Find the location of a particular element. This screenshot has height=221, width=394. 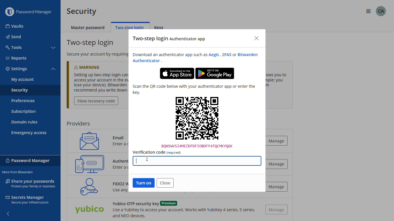

download on the app store is located at coordinates (177, 73).